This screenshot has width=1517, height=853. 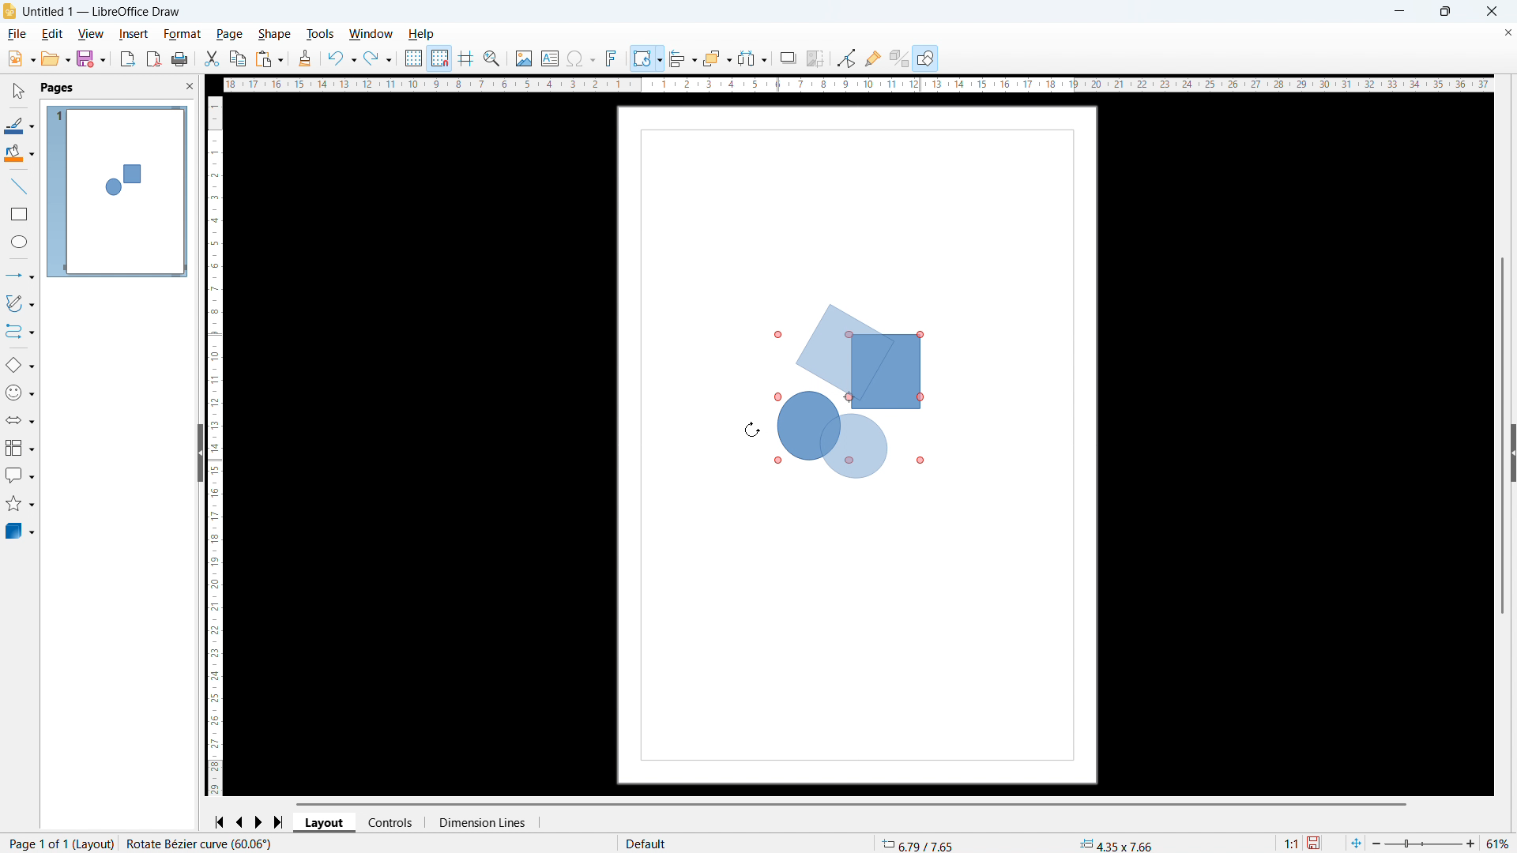 What do you see at coordinates (55, 59) in the screenshot?
I see `open ` at bounding box center [55, 59].